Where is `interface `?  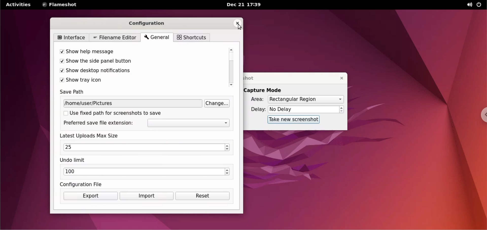
interface  is located at coordinates (73, 37).